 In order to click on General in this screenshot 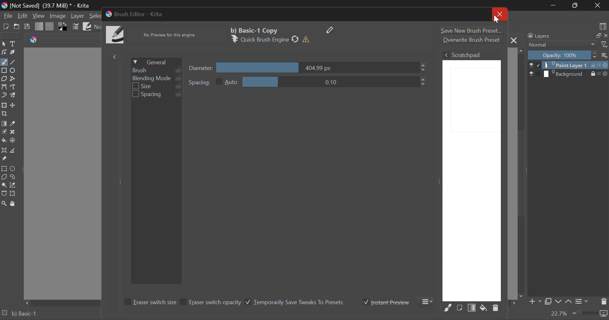, I will do `click(156, 61)`.